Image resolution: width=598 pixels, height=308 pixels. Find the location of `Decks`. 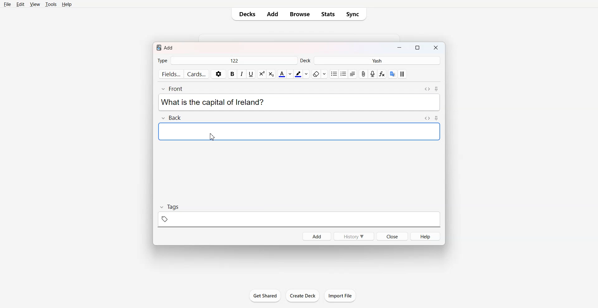

Decks is located at coordinates (246, 14).